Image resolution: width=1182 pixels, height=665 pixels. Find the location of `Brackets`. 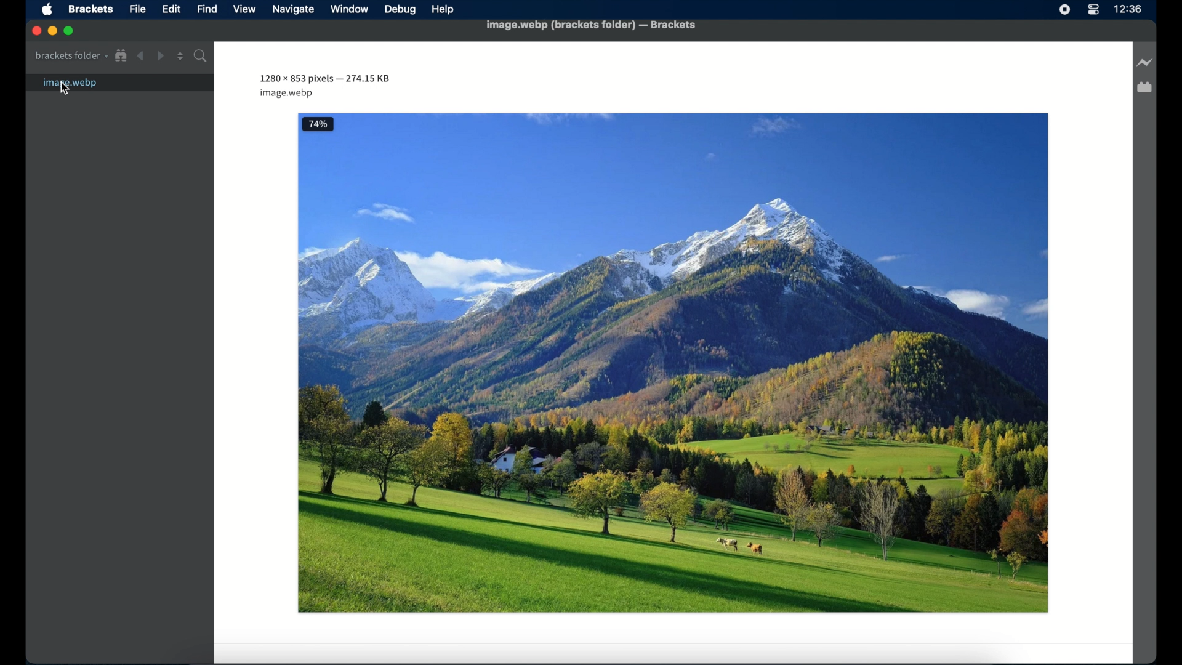

Brackets is located at coordinates (92, 9).